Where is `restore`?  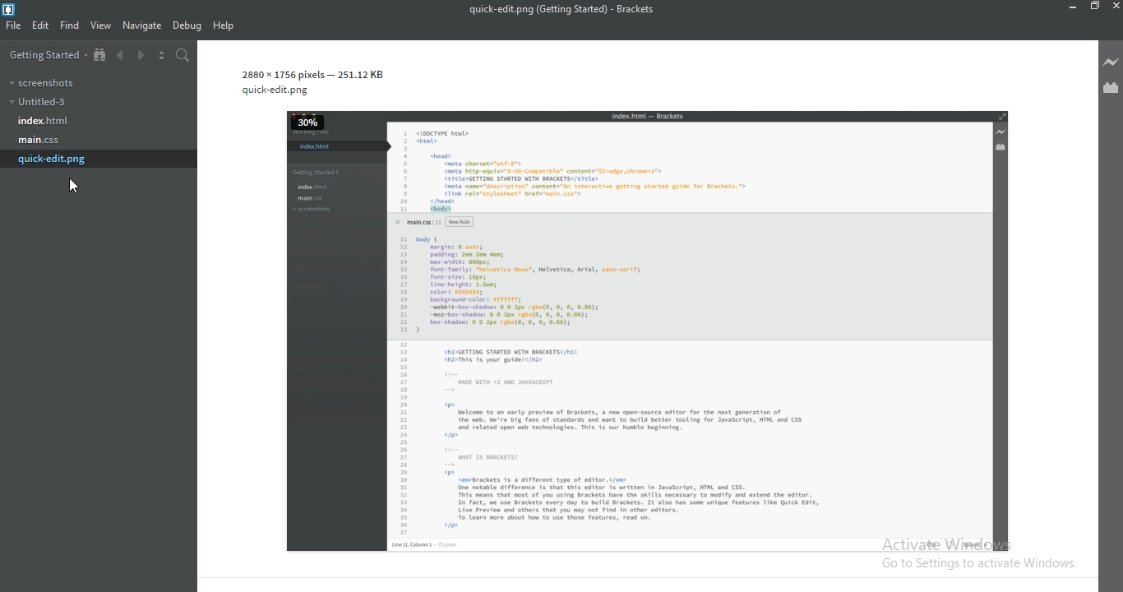 restore is located at coordinates (1094, 7).